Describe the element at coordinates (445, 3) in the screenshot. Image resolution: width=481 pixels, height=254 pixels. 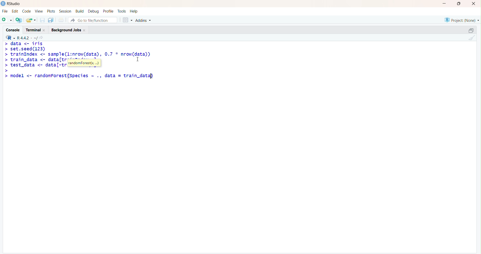
I see `Minimize` at that location.